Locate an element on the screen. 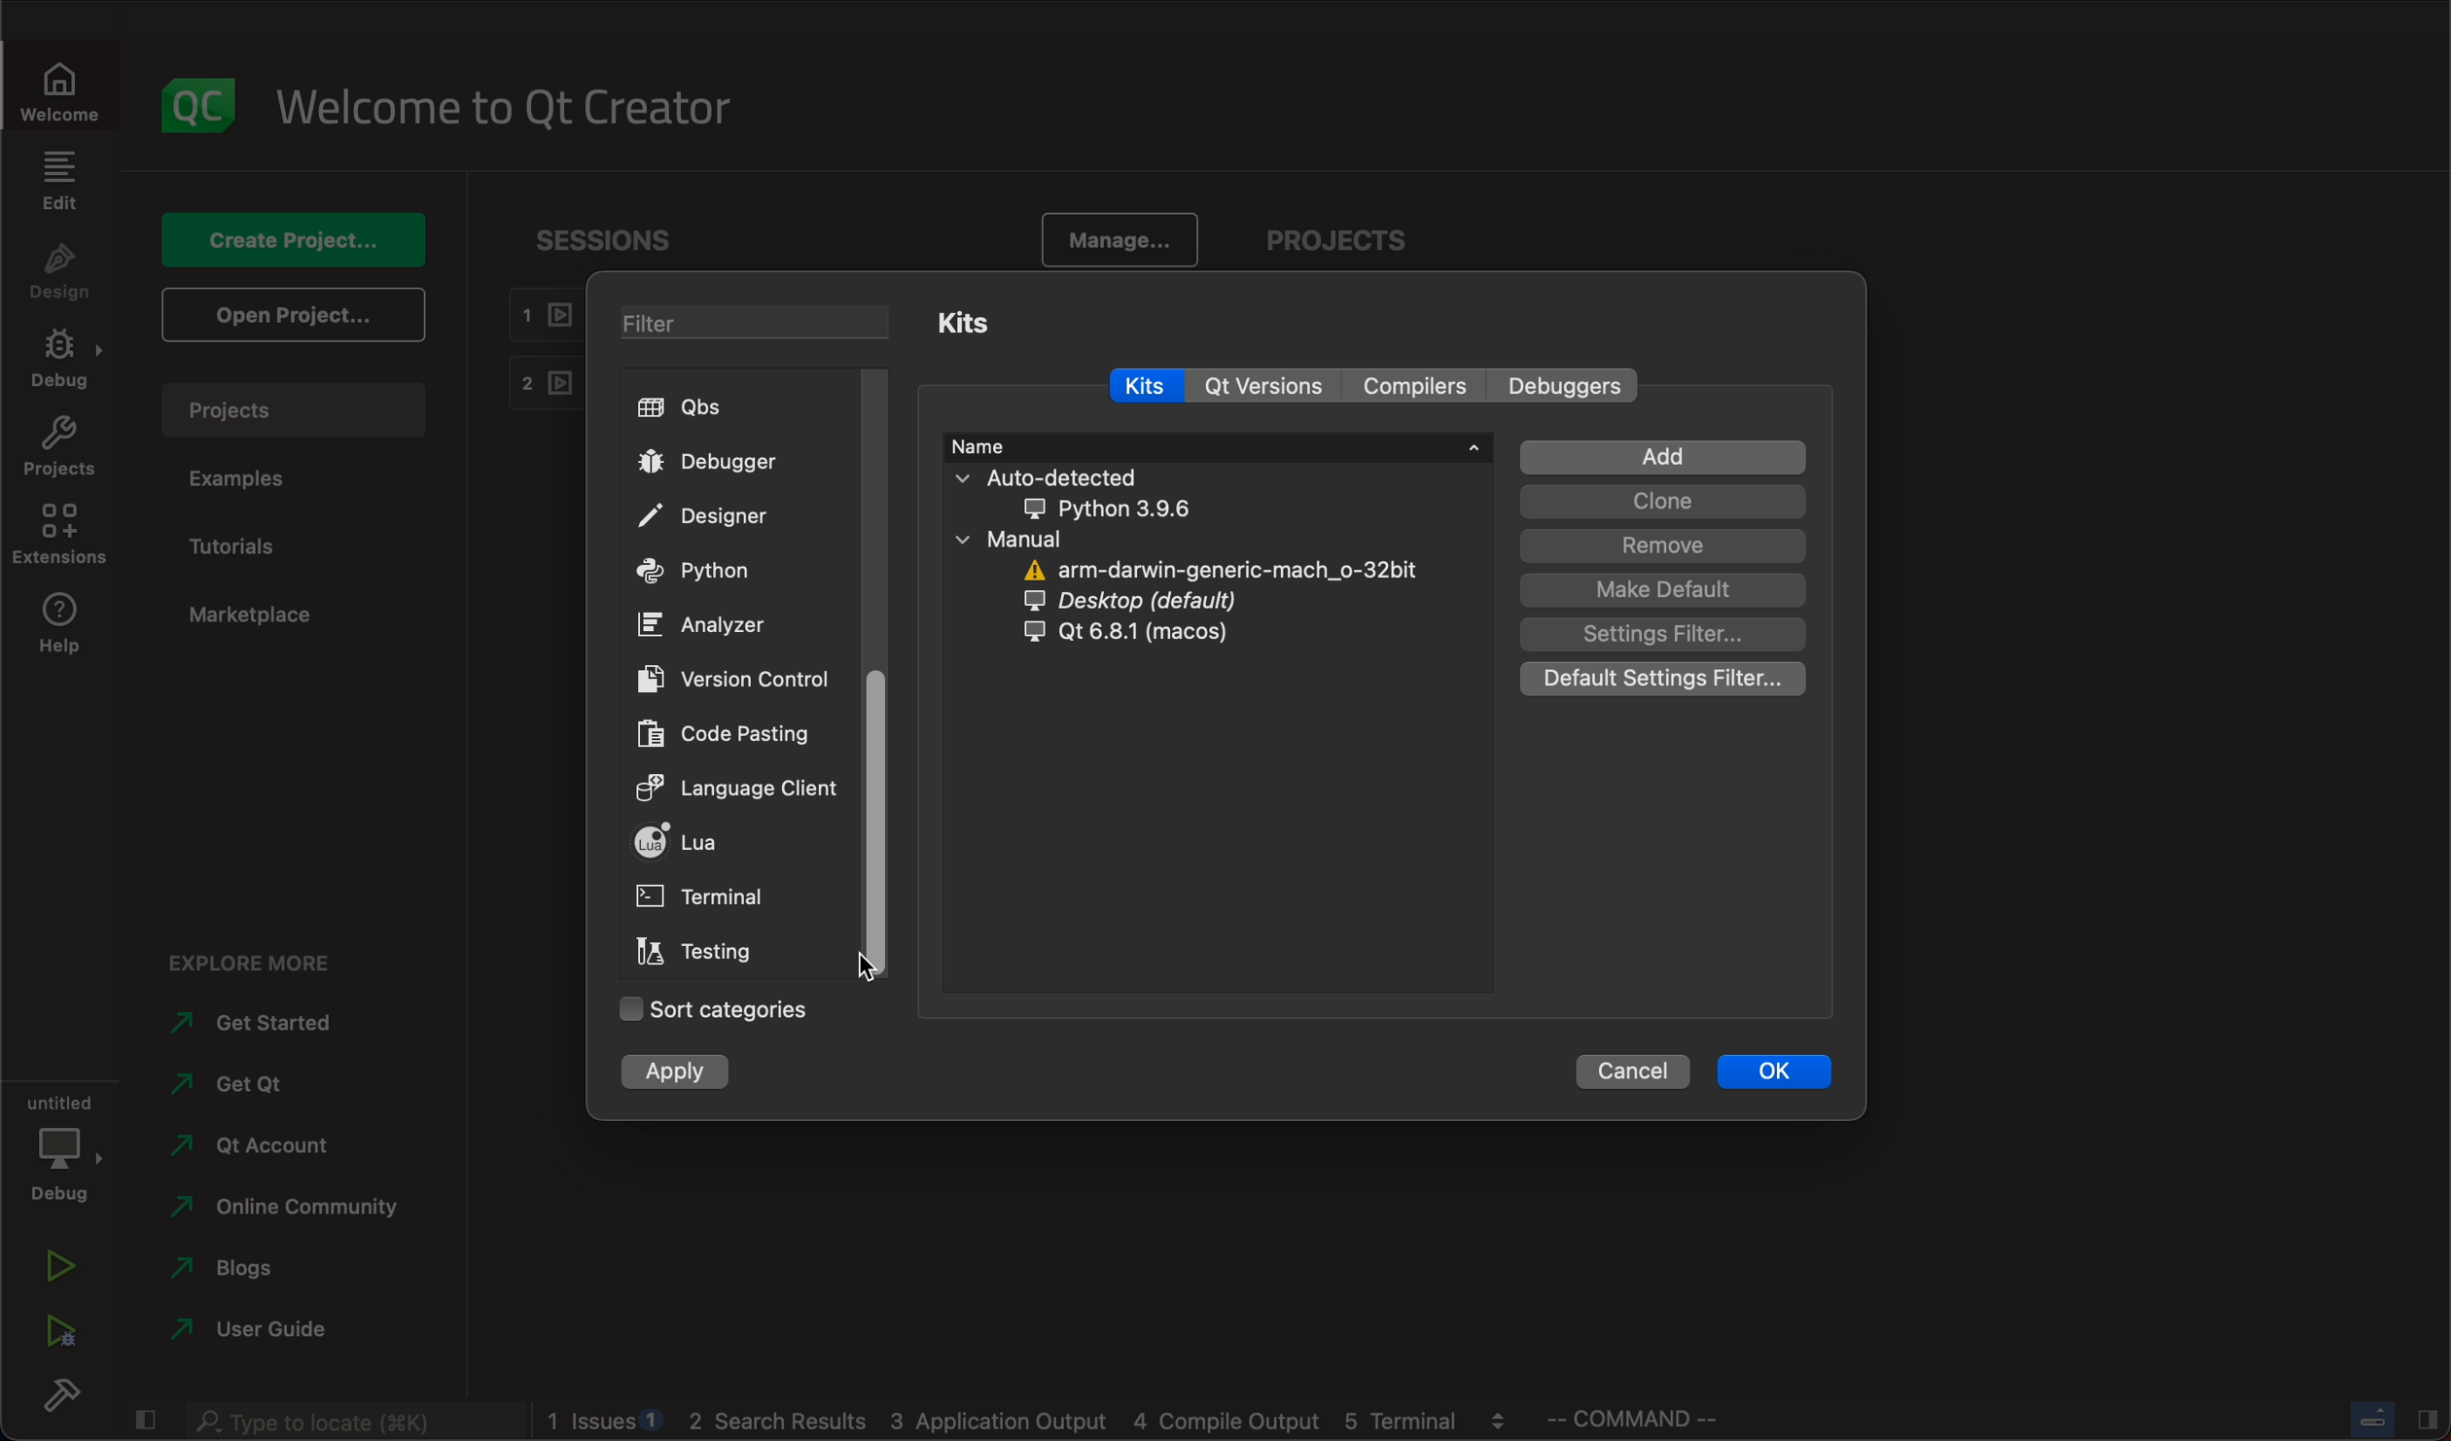  manual is located at coordinates (1035, 540).